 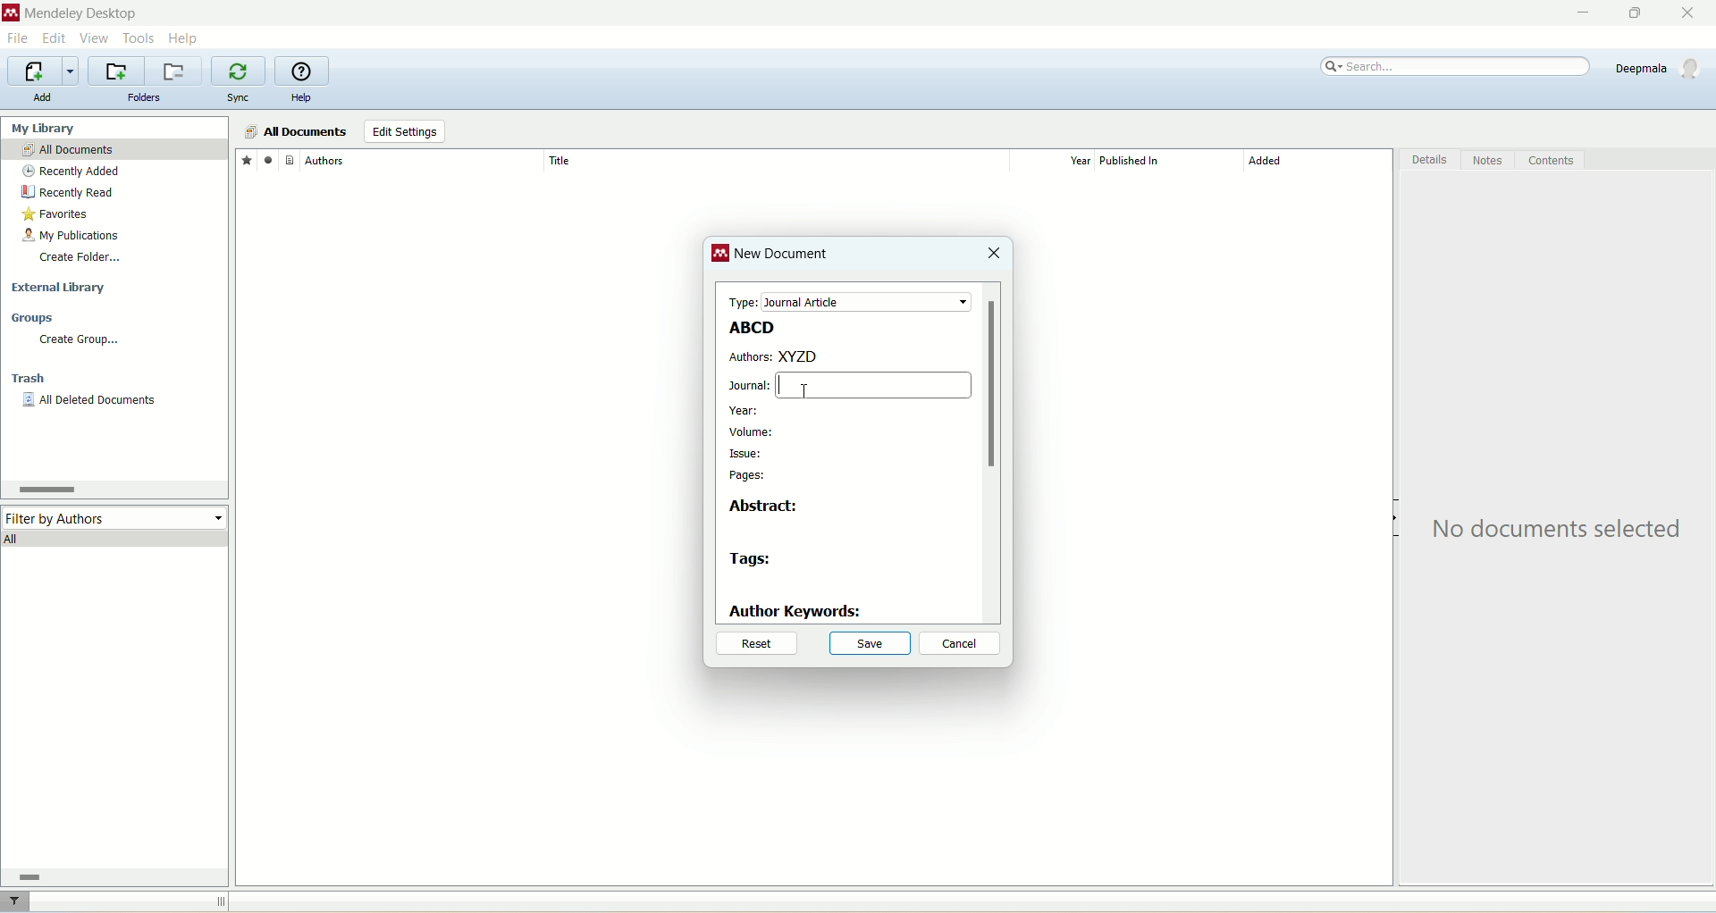 What do you see at coordinates (176, 71) in the screenshot?
I see `remove current folder` at bounding box center [176, 71].